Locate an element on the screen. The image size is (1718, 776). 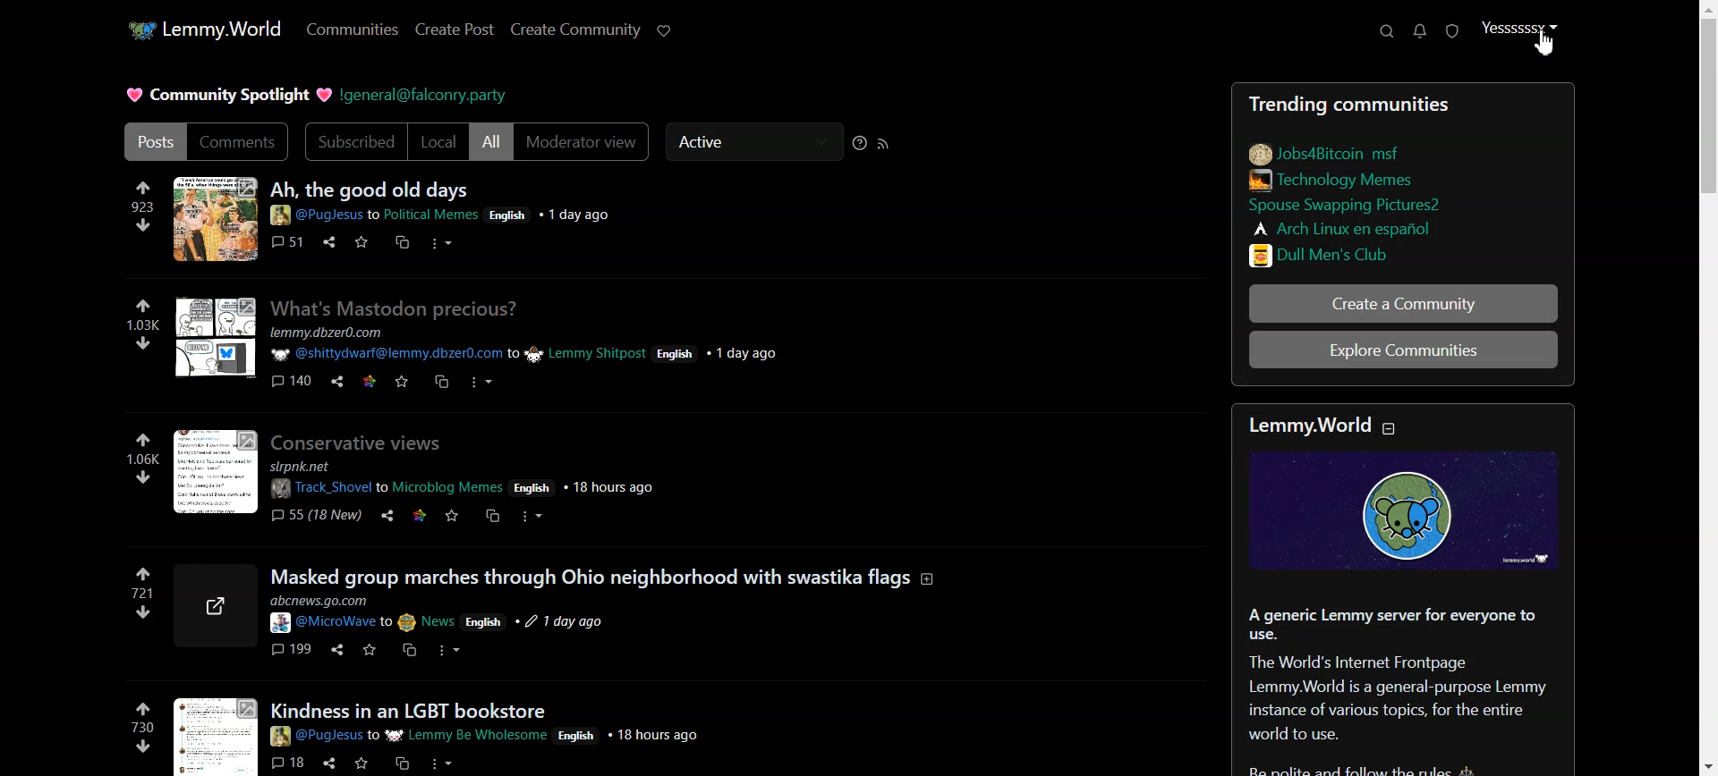
image is located at coordinates (212, 218).